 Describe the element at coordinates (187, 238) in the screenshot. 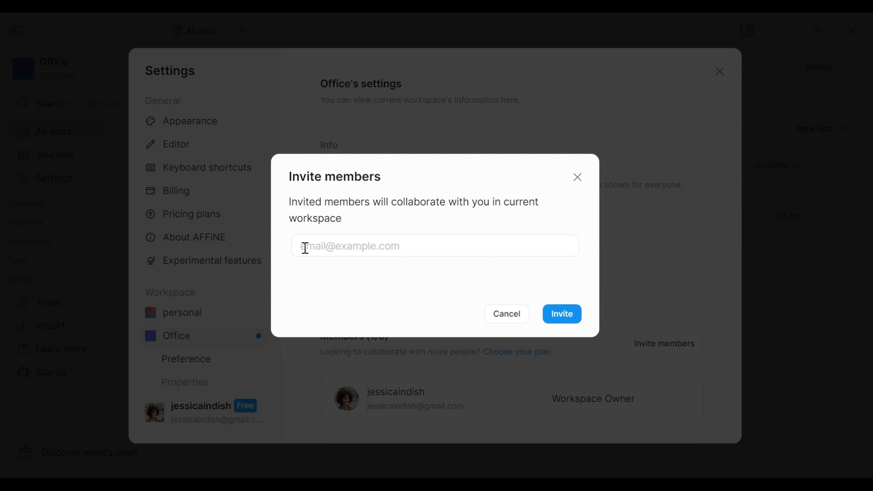

I see `about AFFiNE` at that location.